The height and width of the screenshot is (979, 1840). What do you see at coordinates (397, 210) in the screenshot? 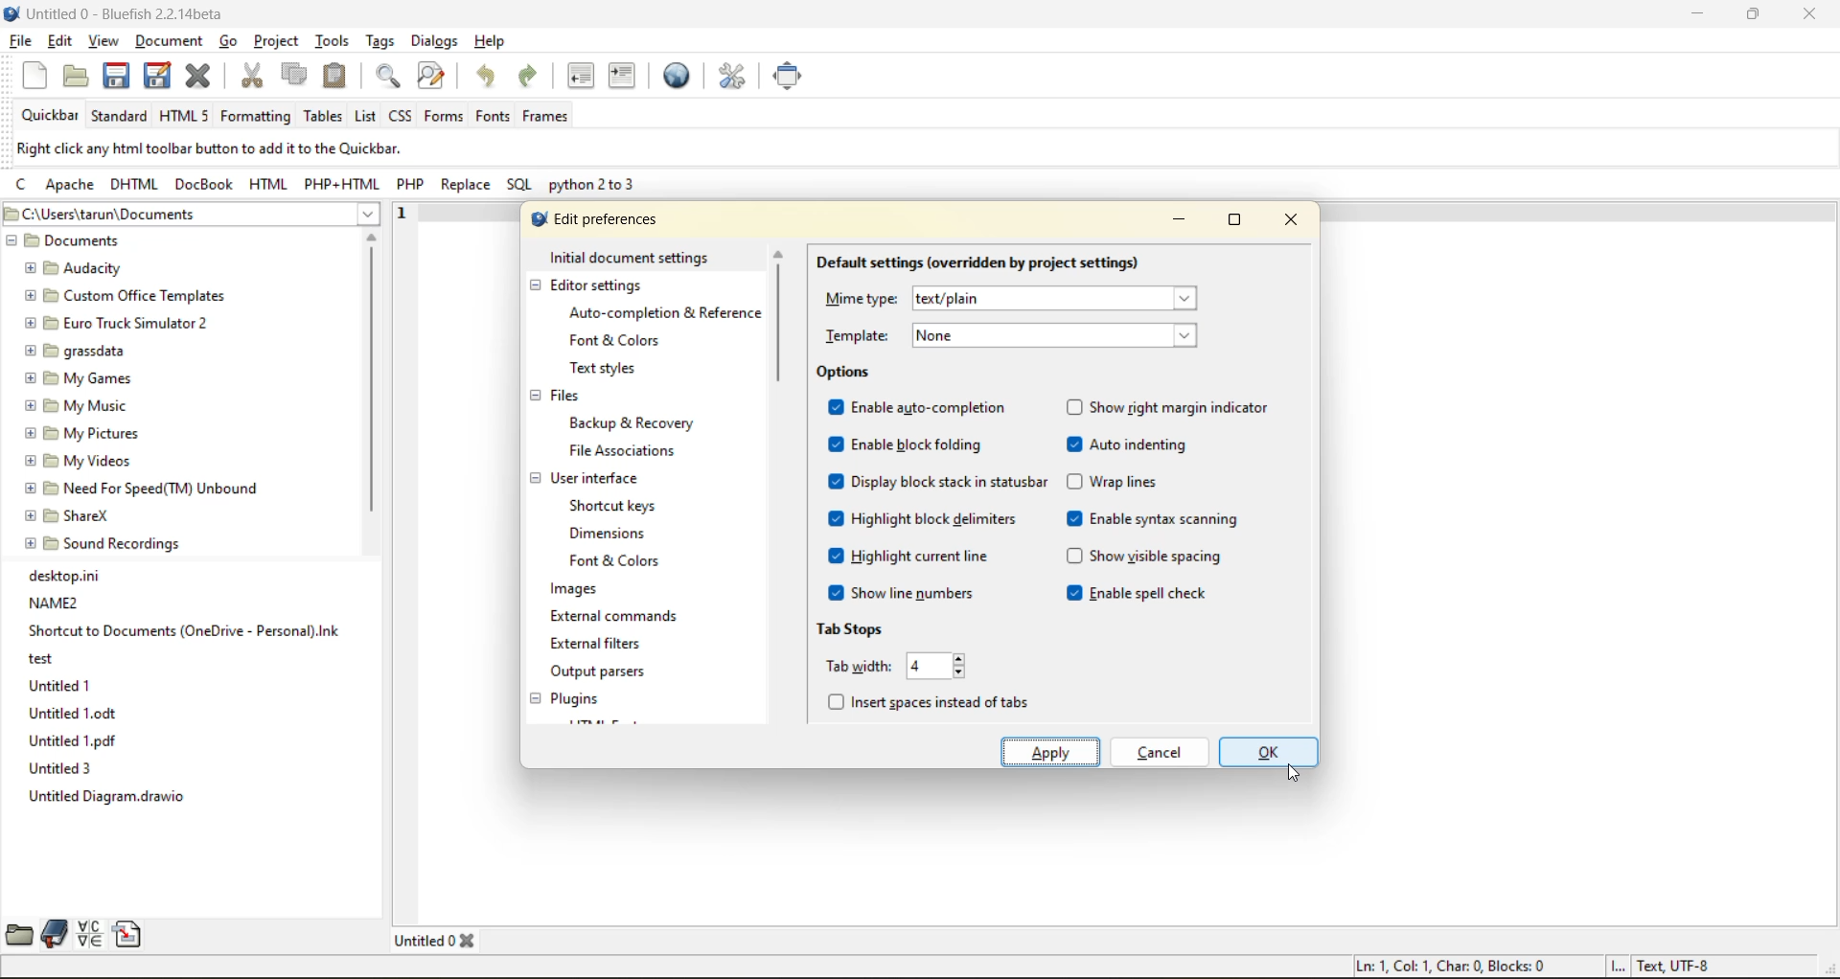
I see `1` at bounding box center [397, 210].